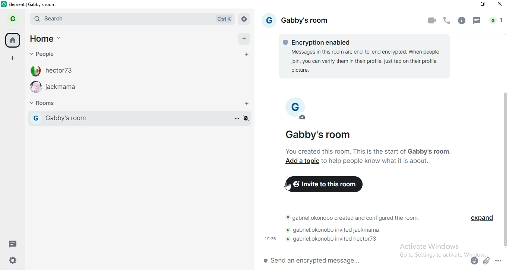 The width and height of the screenshot is (509, 270). What do you see at coordinates (478, 19) in the screenshot?
I see `message` at bounding box center [478, 19].